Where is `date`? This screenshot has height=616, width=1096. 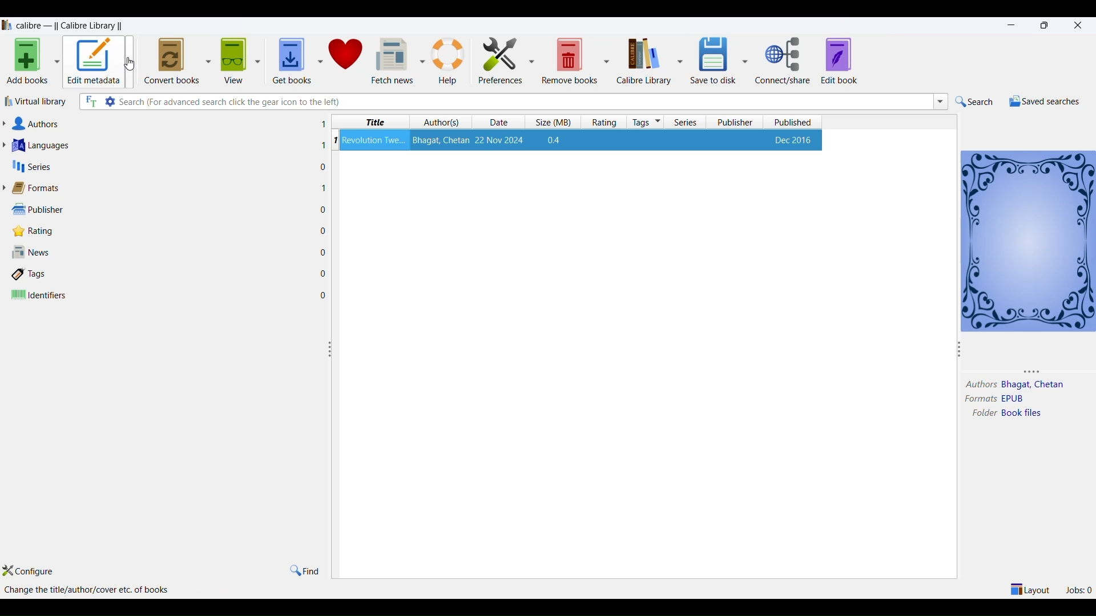
date is located at coordinates (496, 121).